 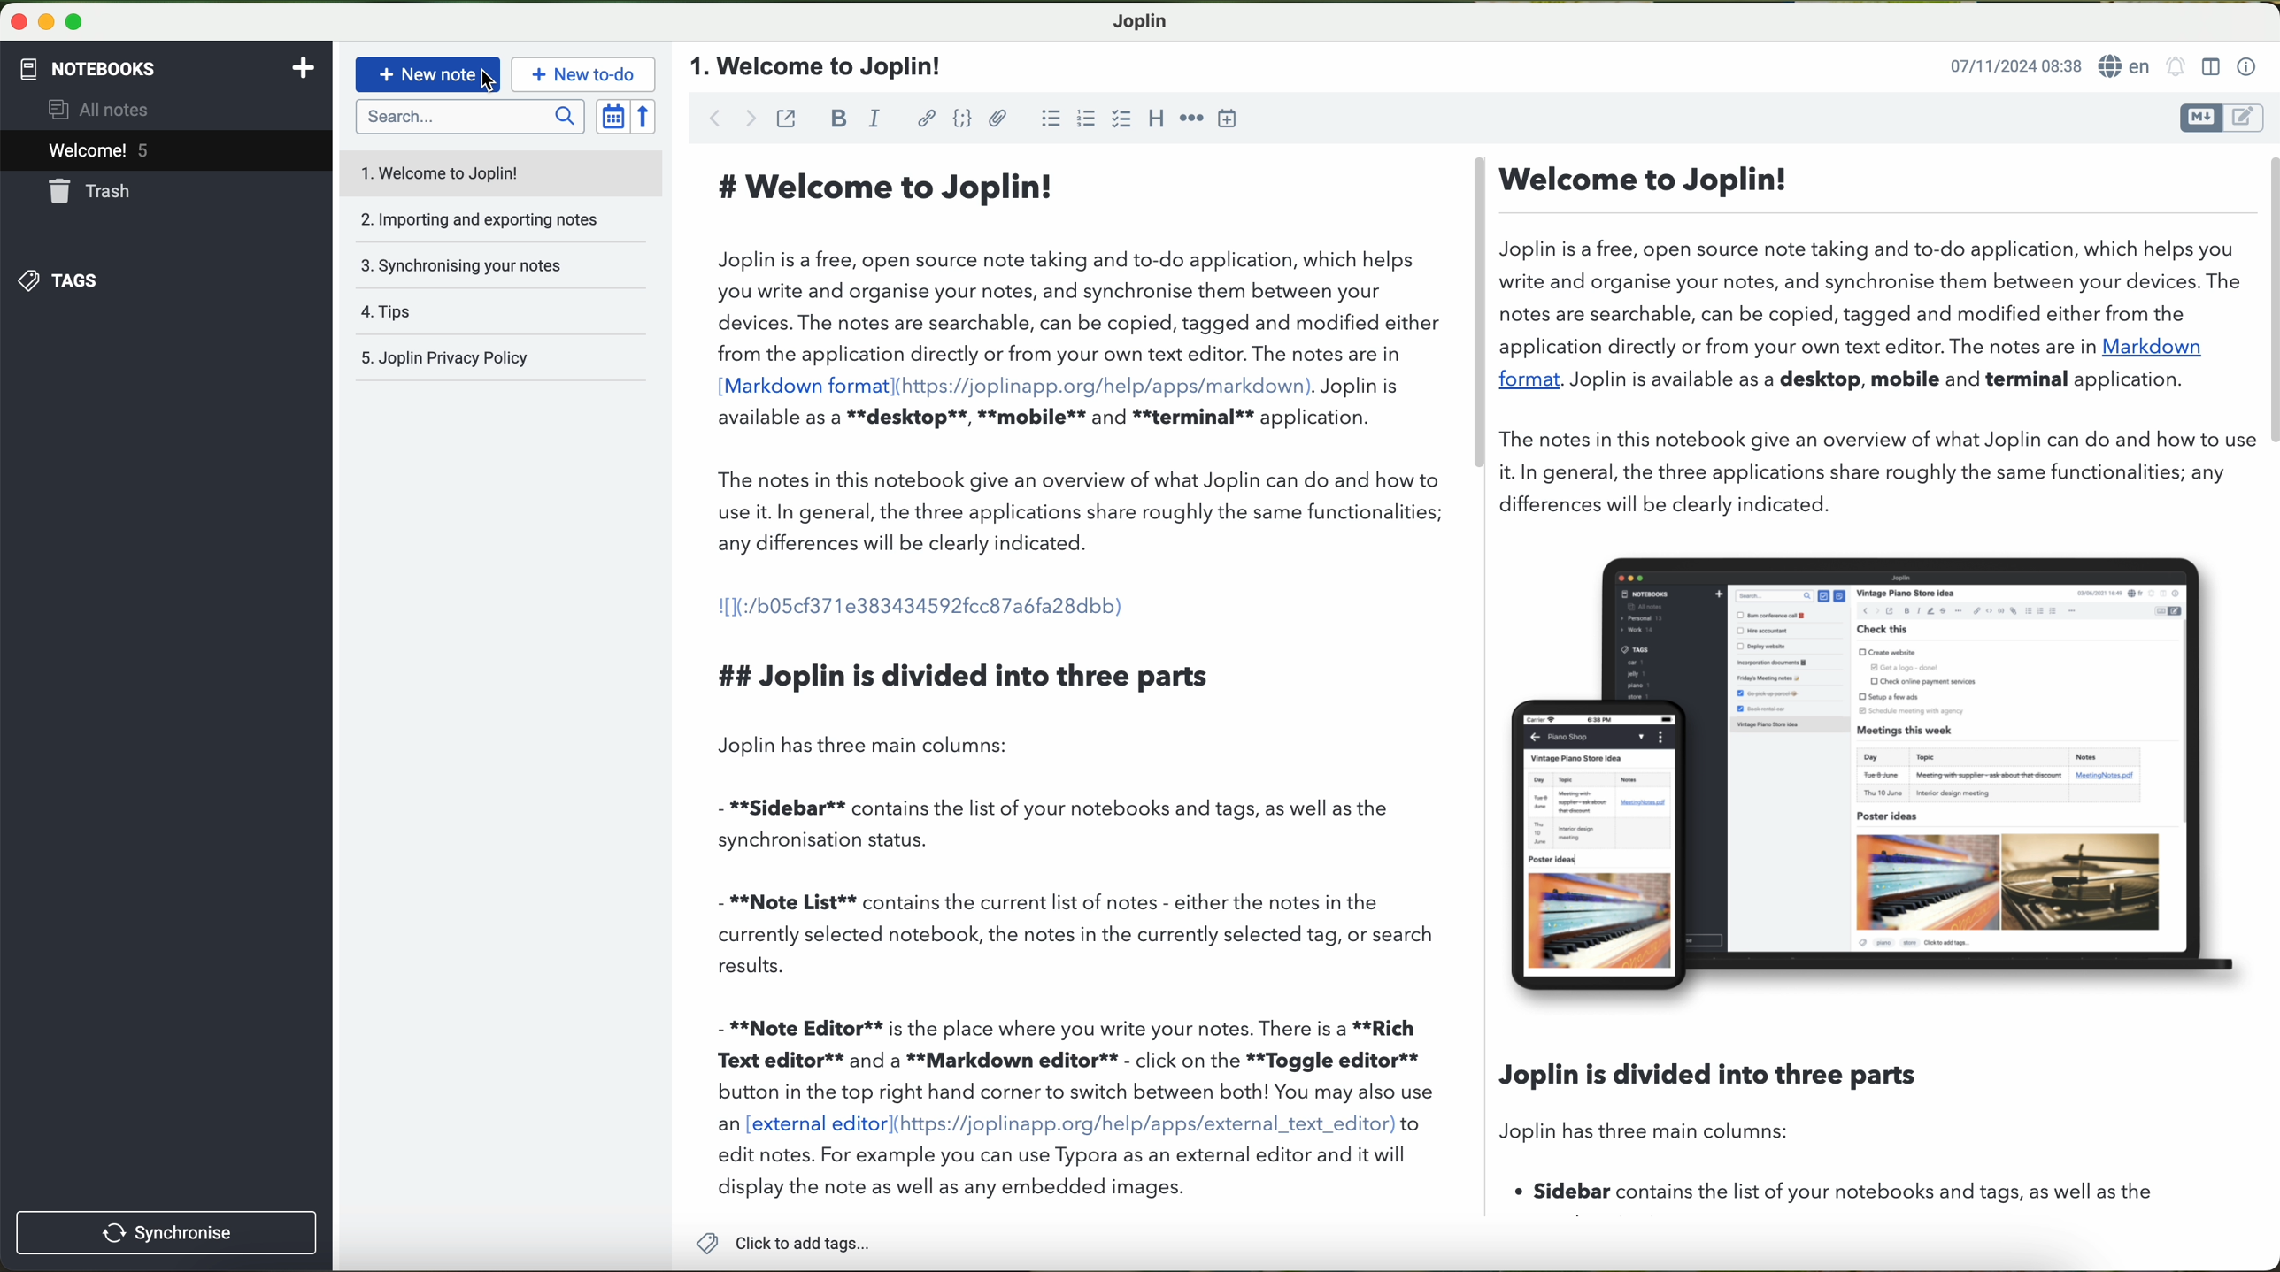 What do you see at coordinates (1138, 22) in the screenshot?
I see `Joplin` at bounding box center [1138, 22].